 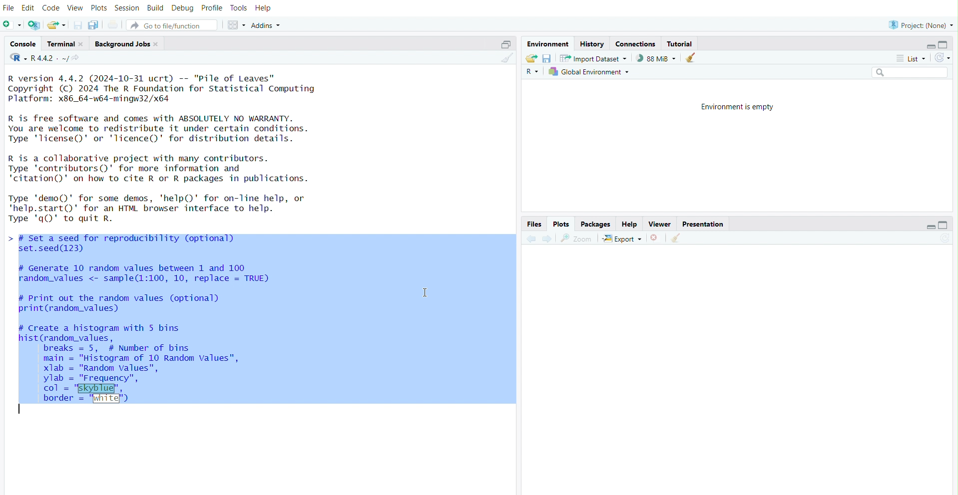 I want to click on previous plot, so click(x=528, y=240).